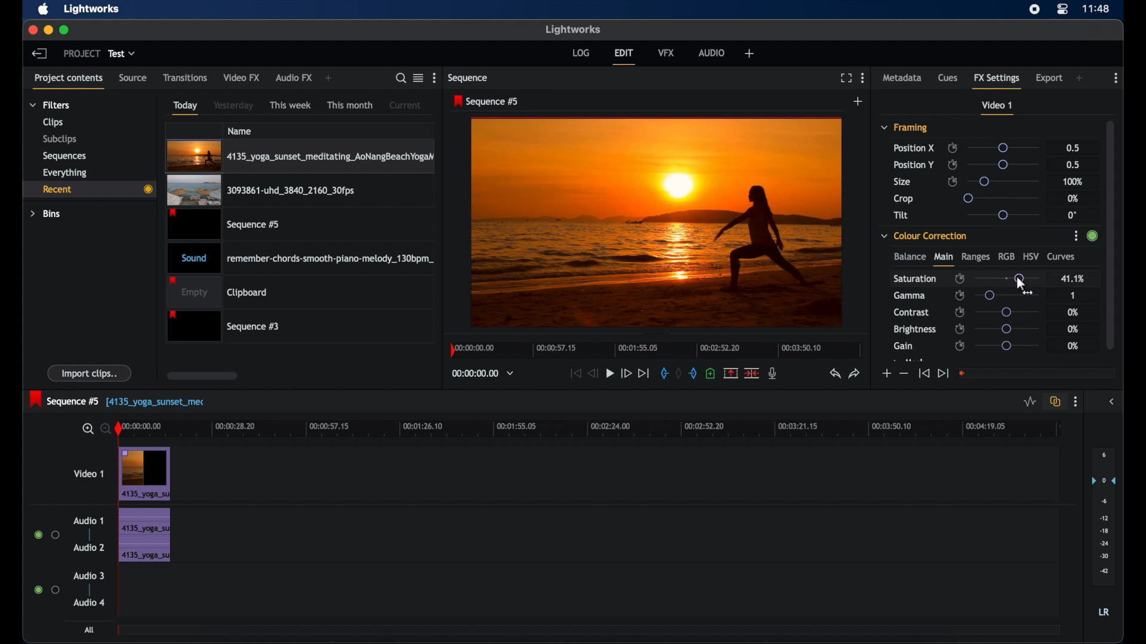 This screenshot has width=1146, height=644. I want to click on framing, so click(905, 128).